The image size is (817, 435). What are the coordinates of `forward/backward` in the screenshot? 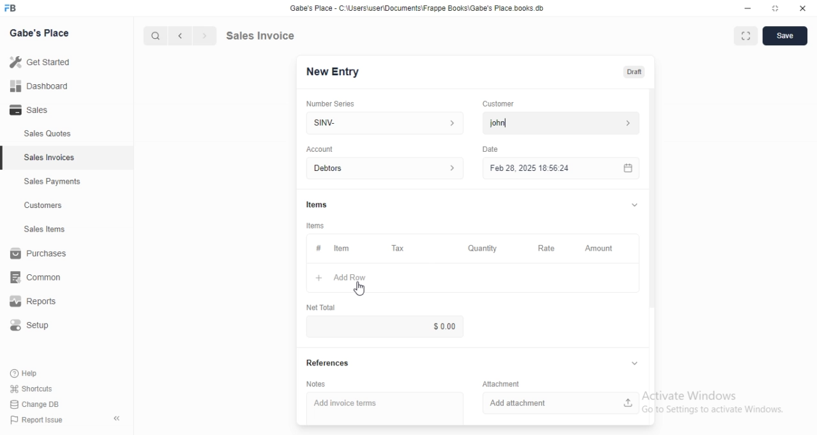 It's located at (191, 36).